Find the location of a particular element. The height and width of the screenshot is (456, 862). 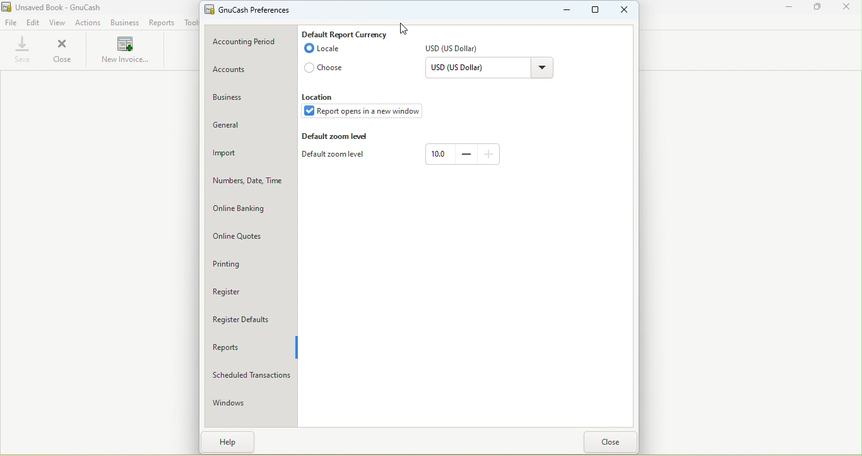

Default report currency is located at coordinates (345, 33).